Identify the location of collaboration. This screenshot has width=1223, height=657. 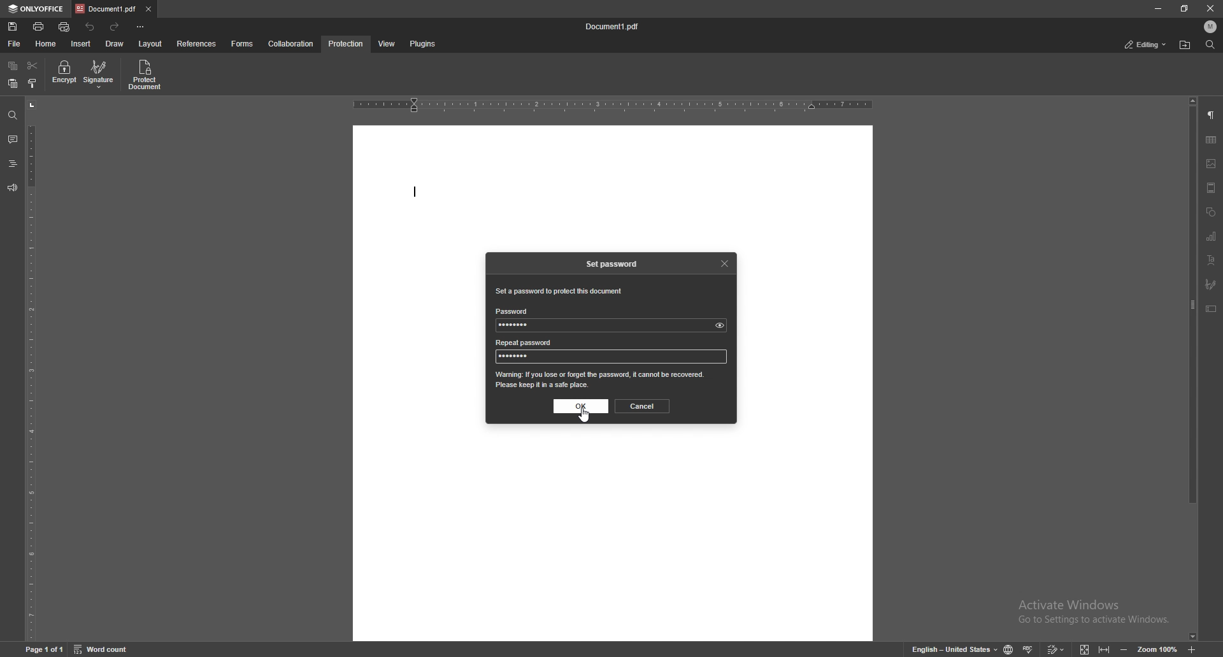
(291, 43).